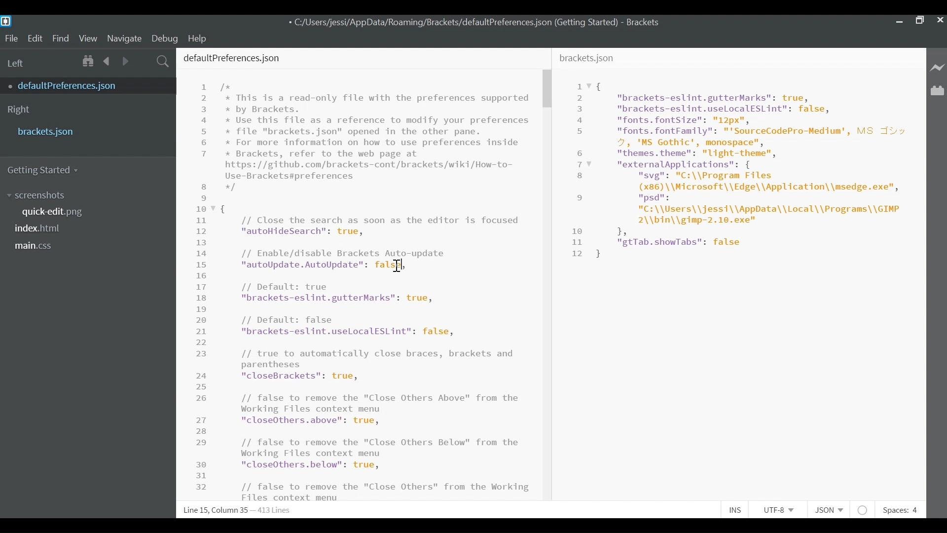  What do you see at coordinates (735, 511) in the screenshot?
I see `Toggle Insert or Overwrite` at bounding box center [735, 511].